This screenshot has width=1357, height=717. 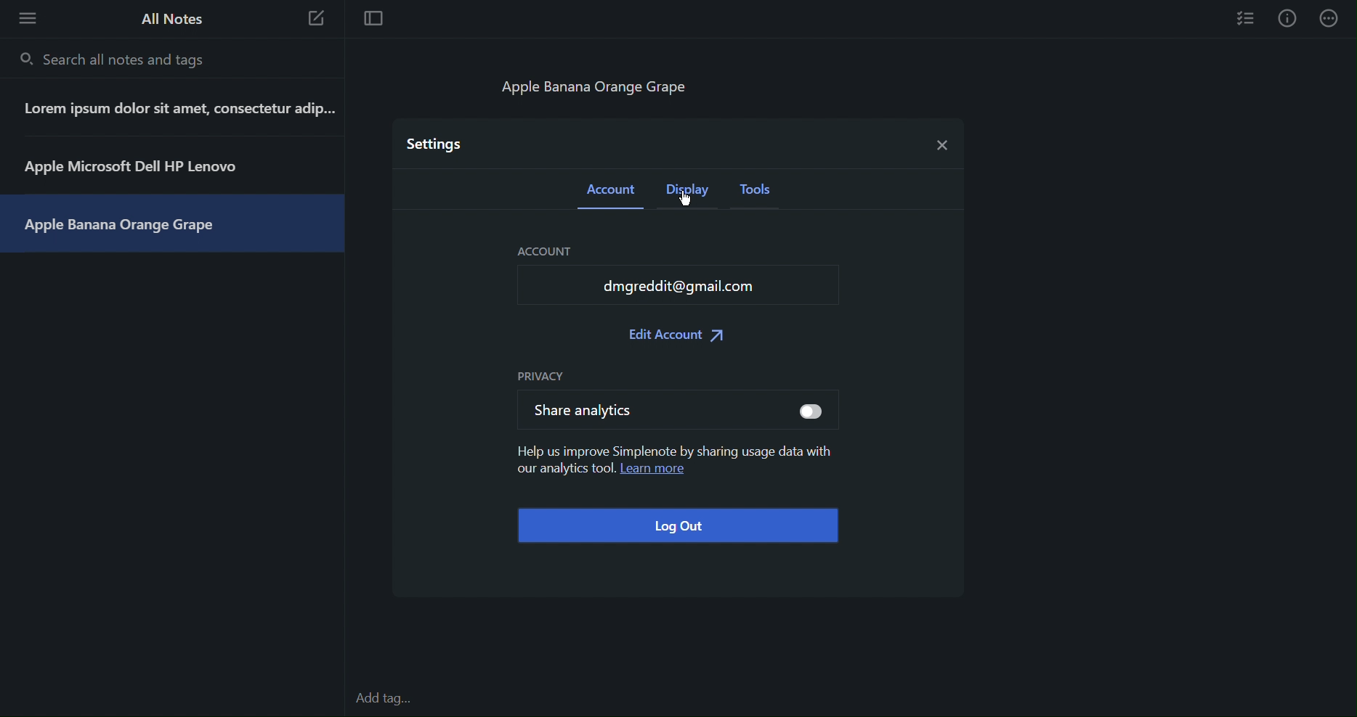 What do you see at coordinates (116, 59) in the screenshot?
I see `Search all notes and tags` at bounding box center [116, 59].